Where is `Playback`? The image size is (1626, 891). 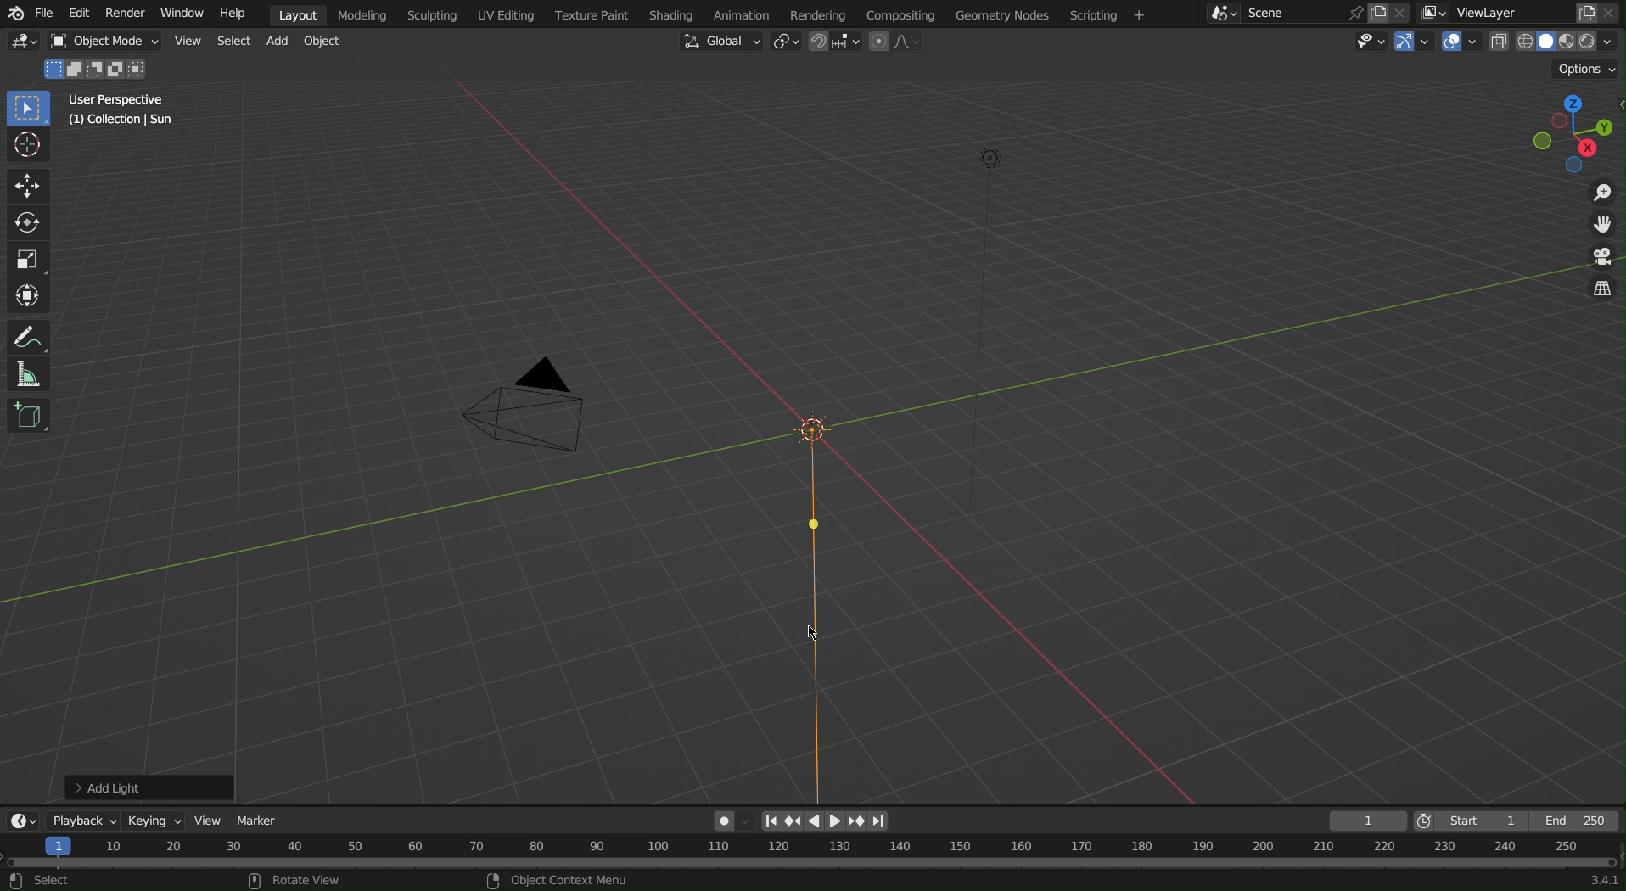
Playback is located at coordinates (85, 819).